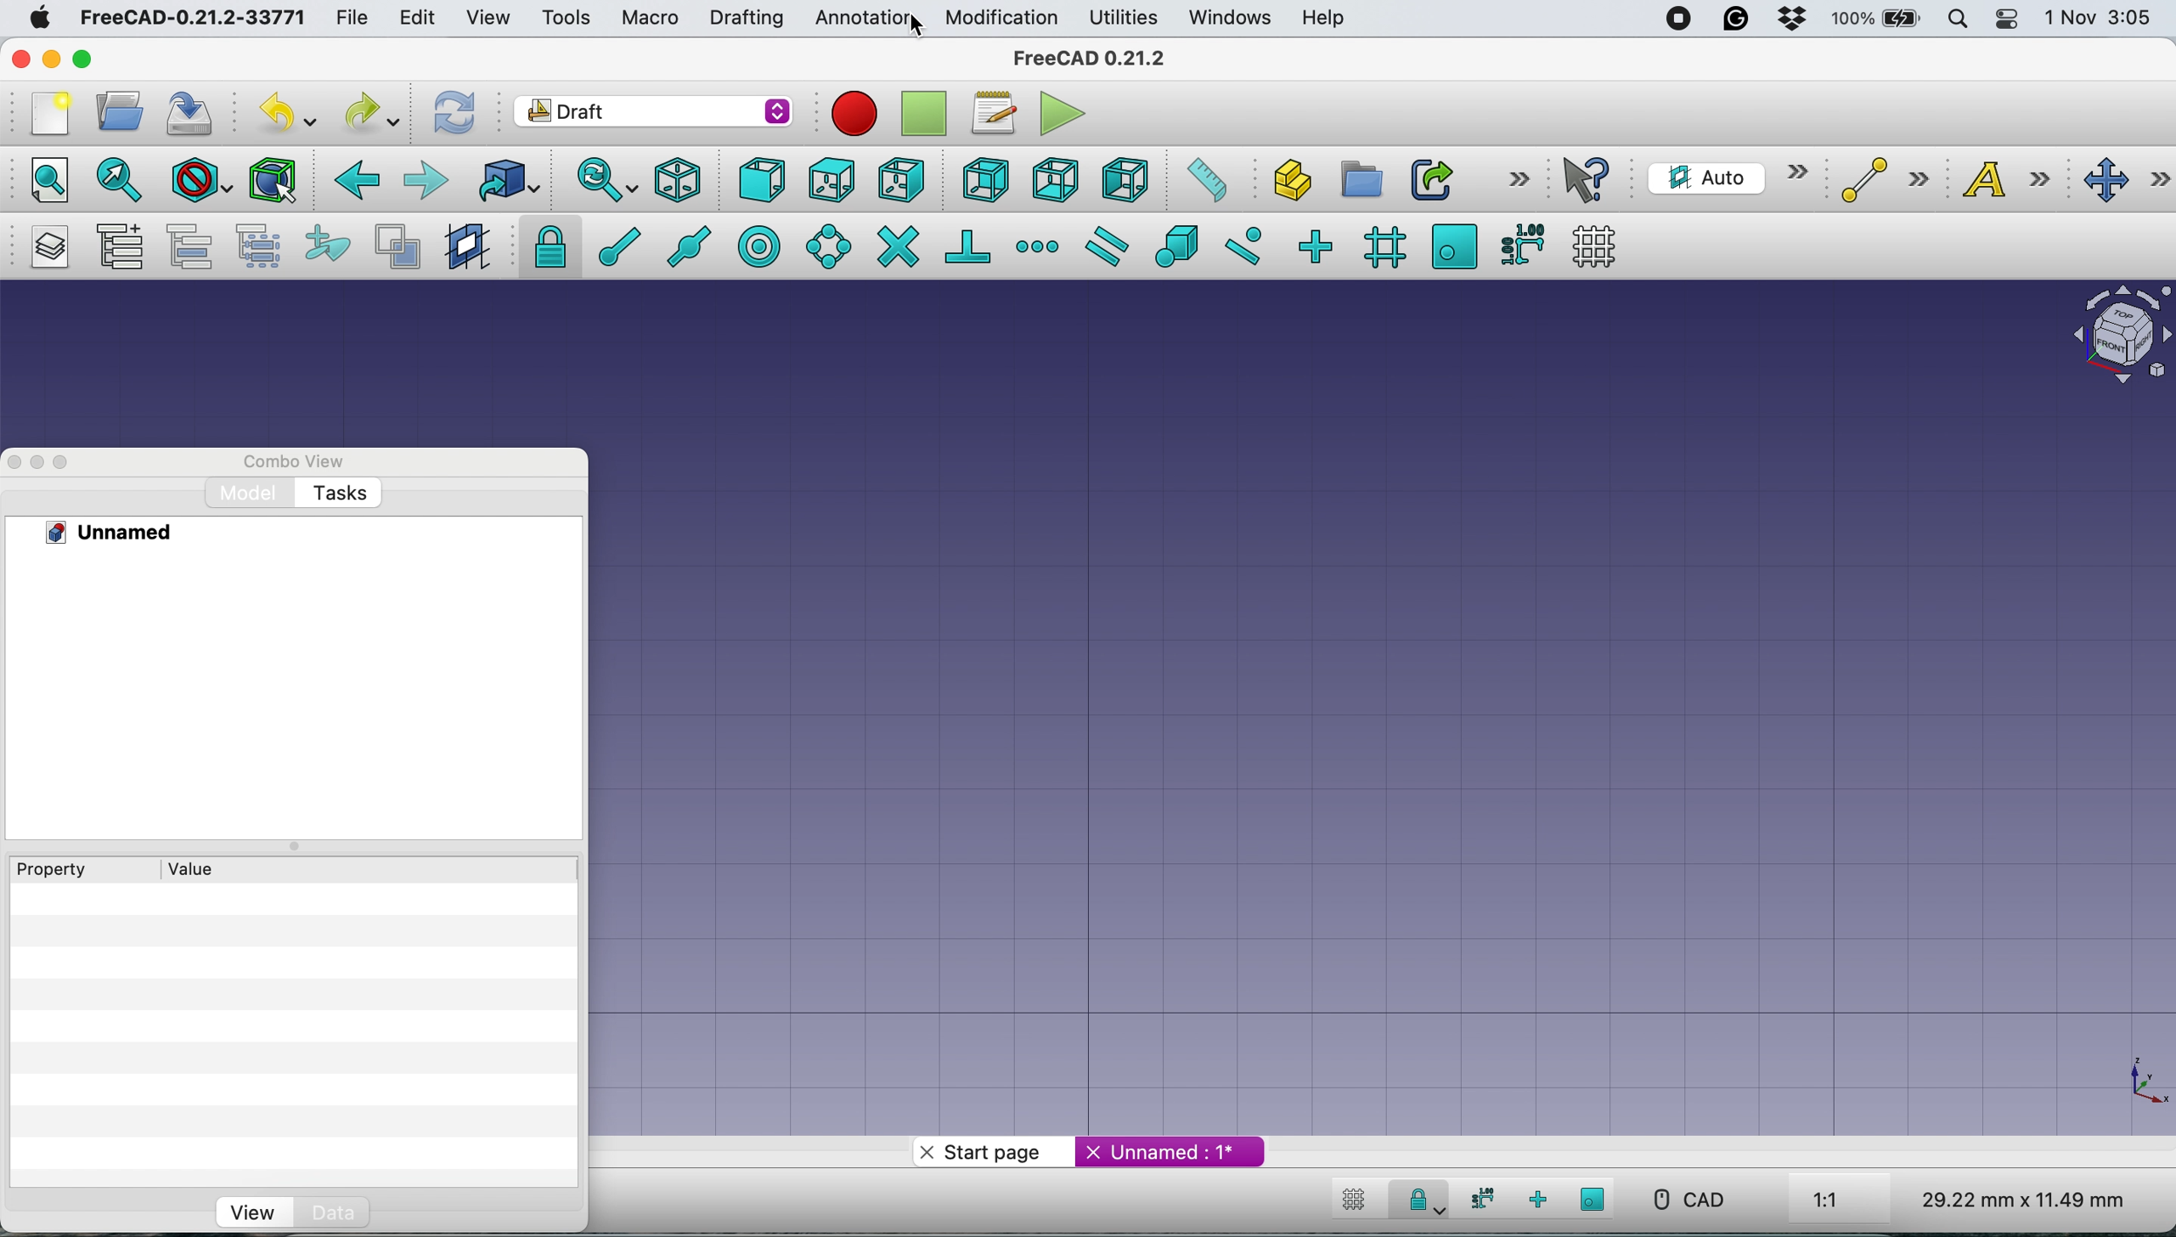 This screenshot has width=2176, height=1237. I want to click on snap lock, so click(543, 246).